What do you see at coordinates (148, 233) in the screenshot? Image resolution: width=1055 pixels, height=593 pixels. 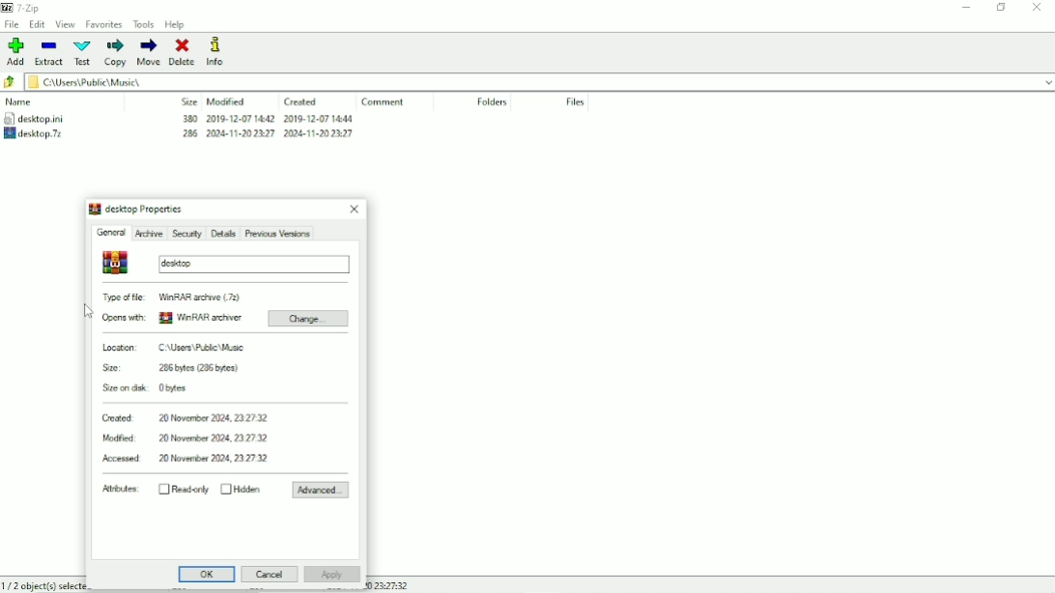 I see `Archive` at bounding box center [148, 233].